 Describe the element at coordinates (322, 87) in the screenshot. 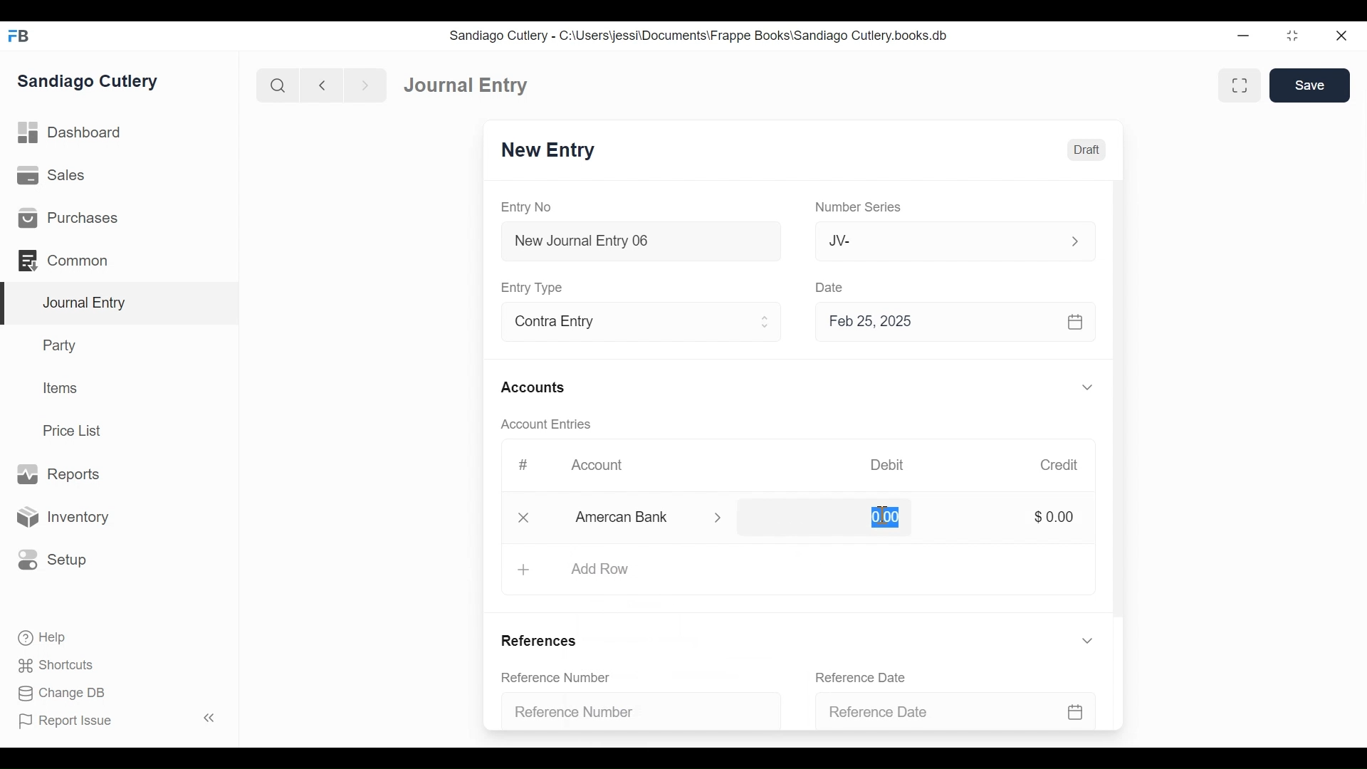

I see `Navigate back` at that location.